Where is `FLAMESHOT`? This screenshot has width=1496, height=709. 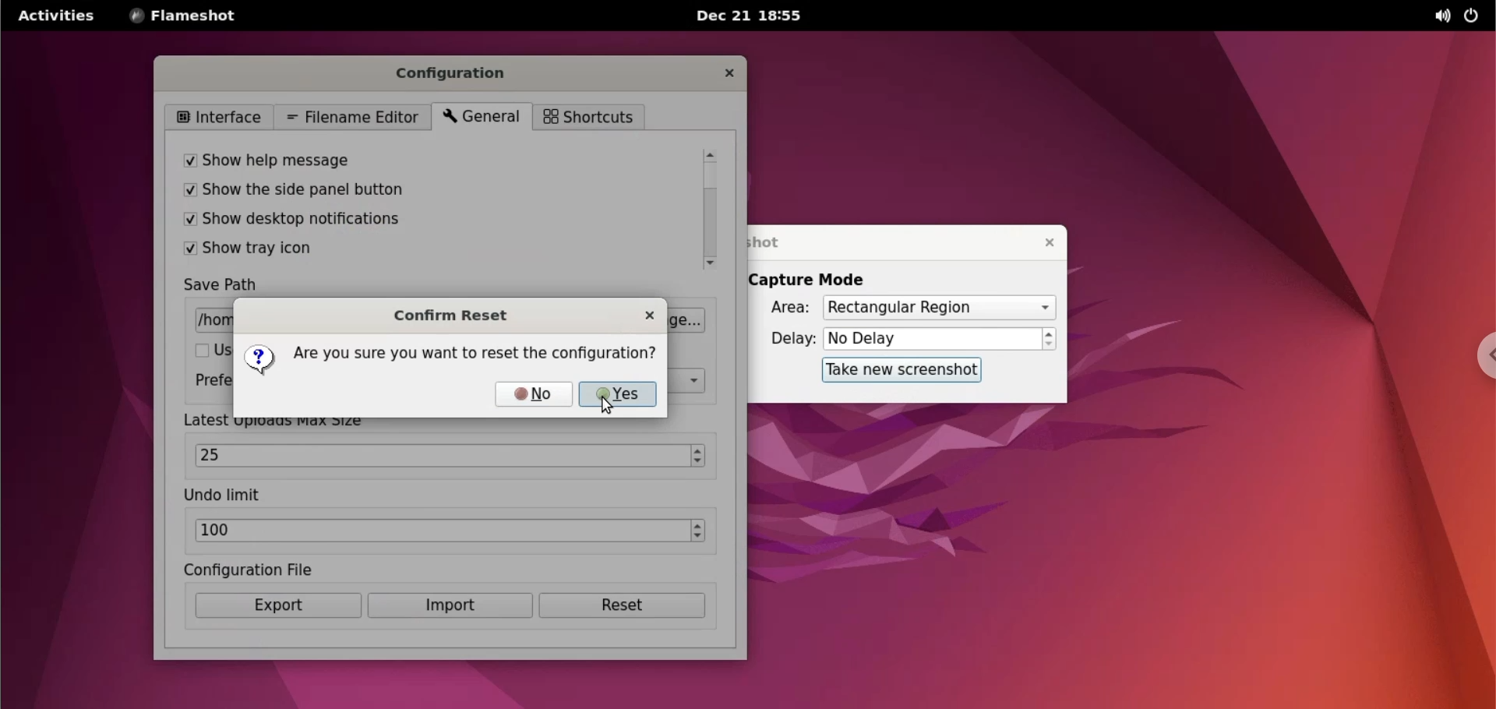
FLAMESHOT is located at coordinates (195, 17).